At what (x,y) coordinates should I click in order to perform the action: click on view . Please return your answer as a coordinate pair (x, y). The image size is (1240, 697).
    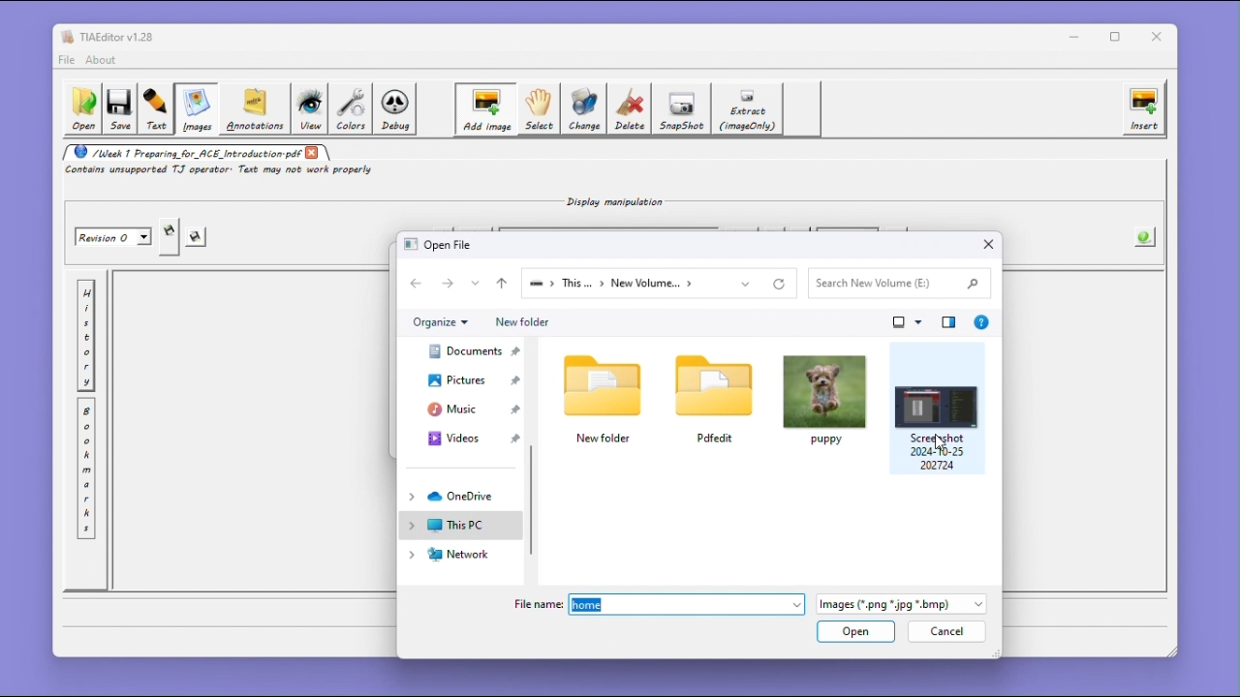
    Looking at the image, I should click on (309, 109).